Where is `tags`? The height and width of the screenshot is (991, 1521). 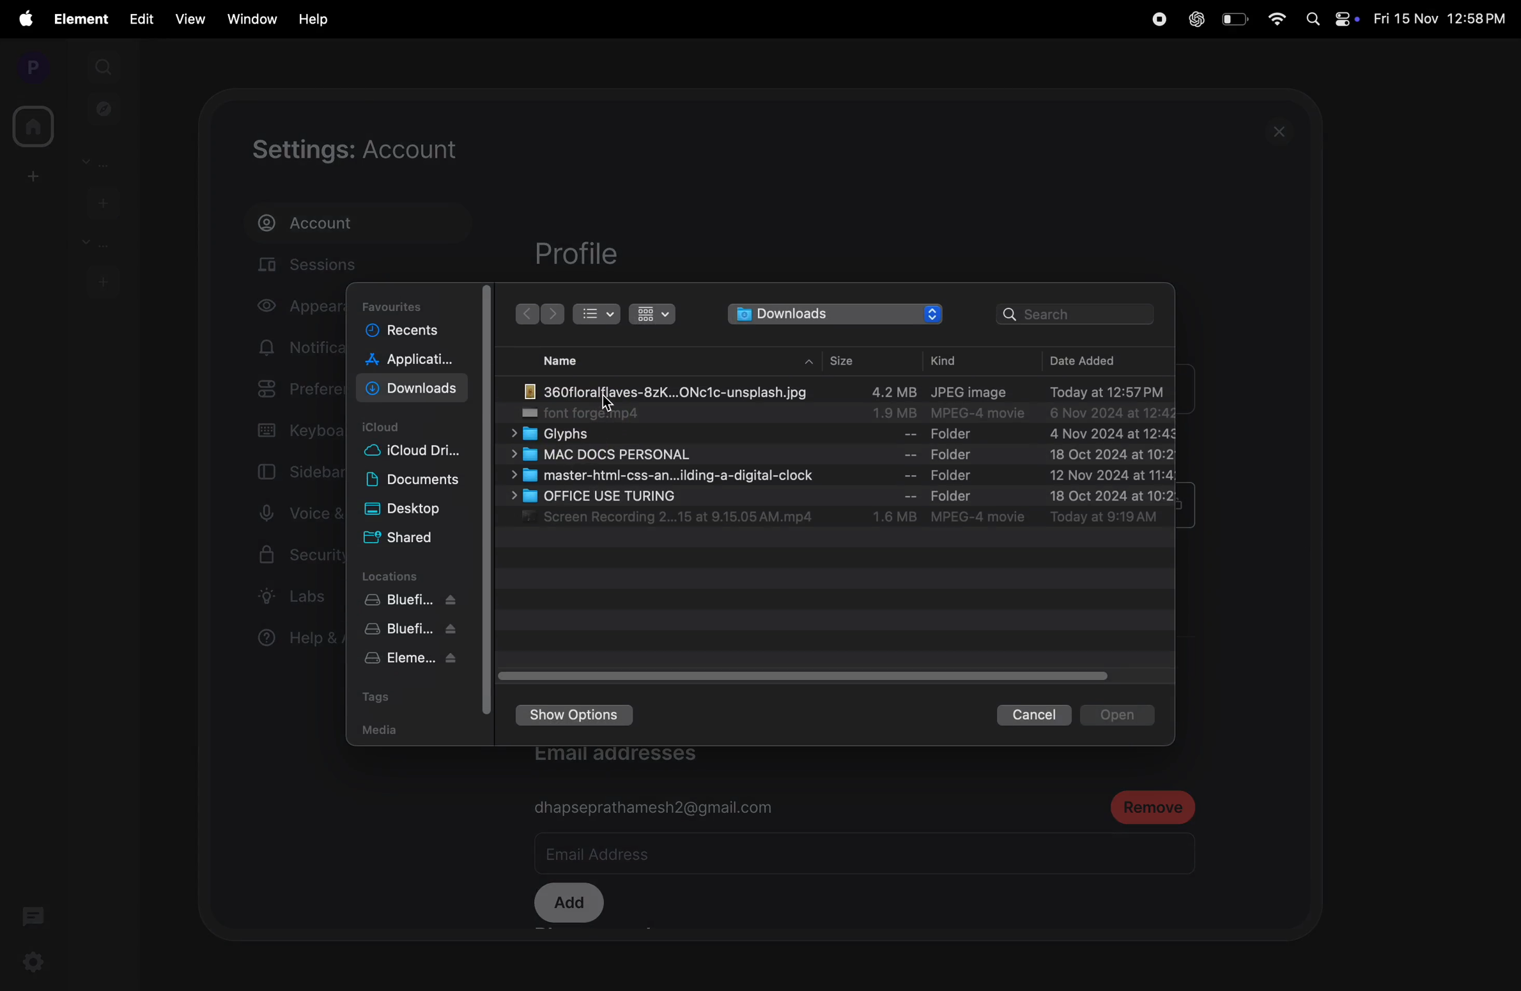 tags is located at coordinates (407, 697).